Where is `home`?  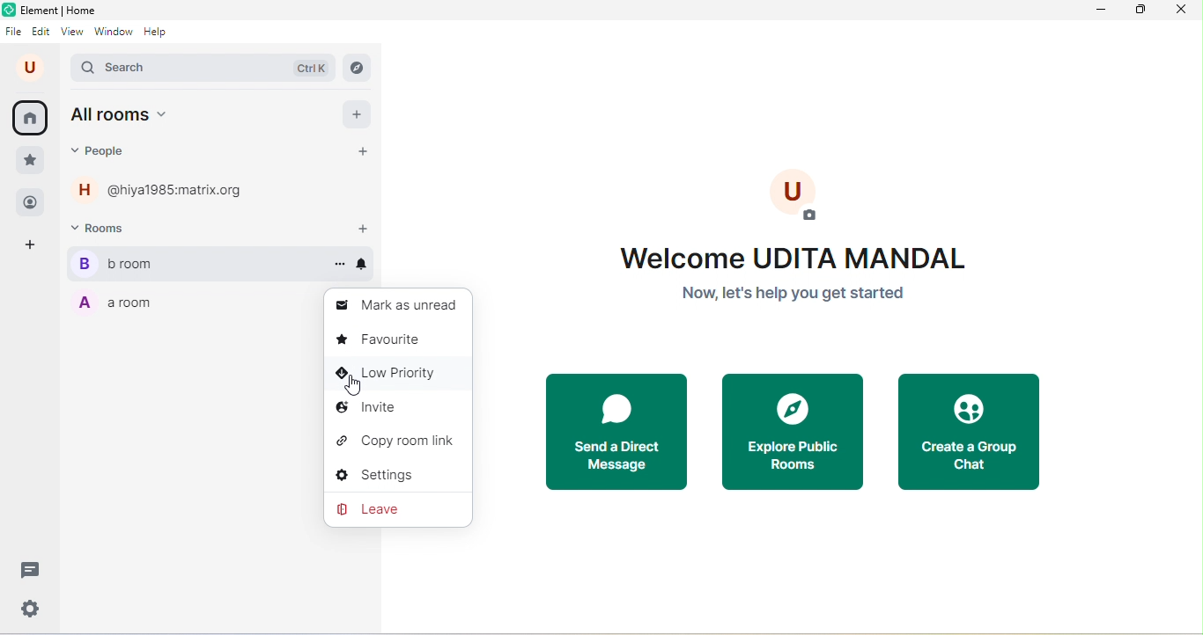 home is located at coordinates (29, 117).